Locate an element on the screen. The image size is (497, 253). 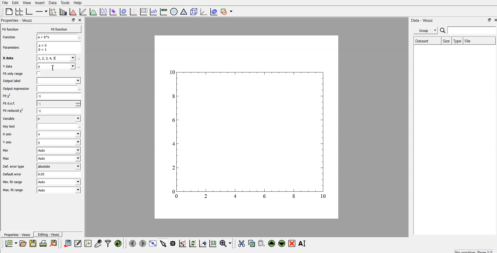
file is located at coordinates (478, 41).